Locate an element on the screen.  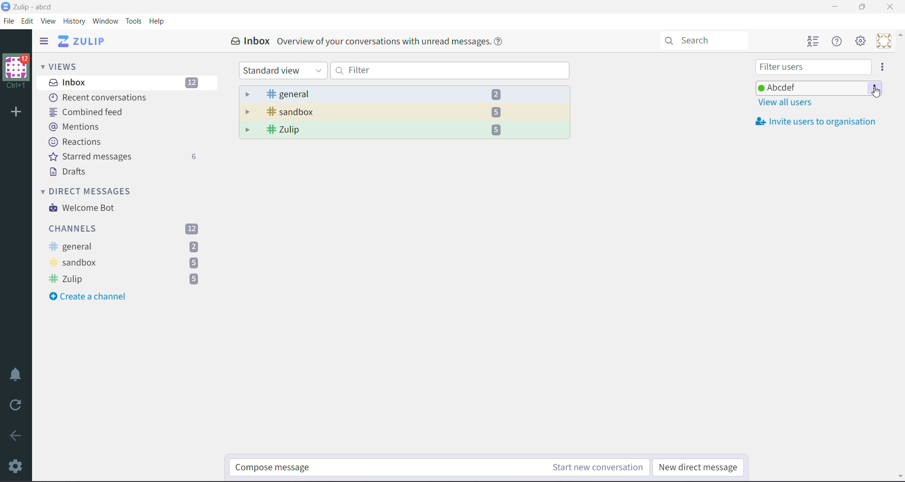
Personal Menu is located at coordinates (883, 41).